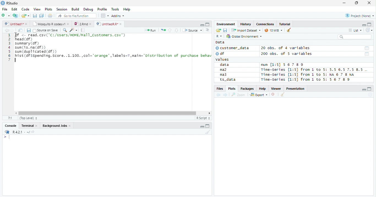 The width and height of the screenshot is (376, 197). Describe the element at coordinates (286, 49) in the screenshot. I see `20 obs. of 4 variables` at that location.